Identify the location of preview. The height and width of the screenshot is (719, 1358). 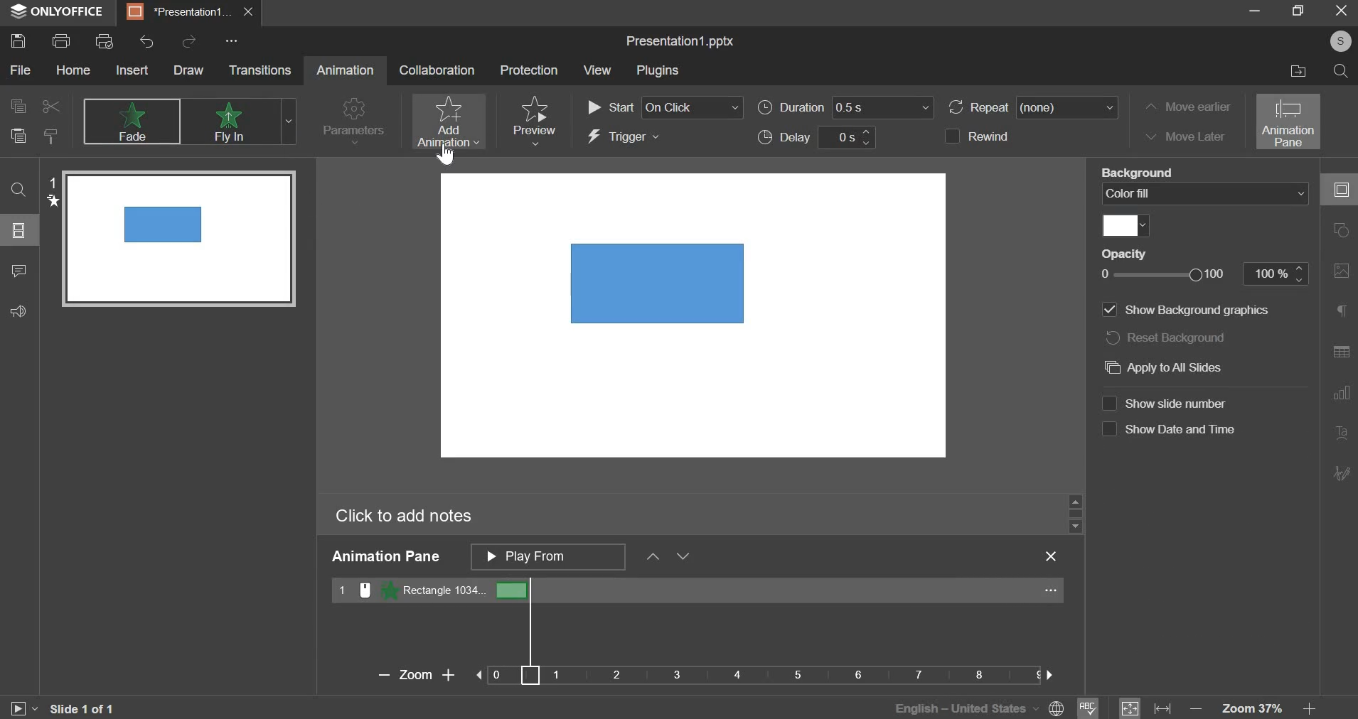
(535, 116).